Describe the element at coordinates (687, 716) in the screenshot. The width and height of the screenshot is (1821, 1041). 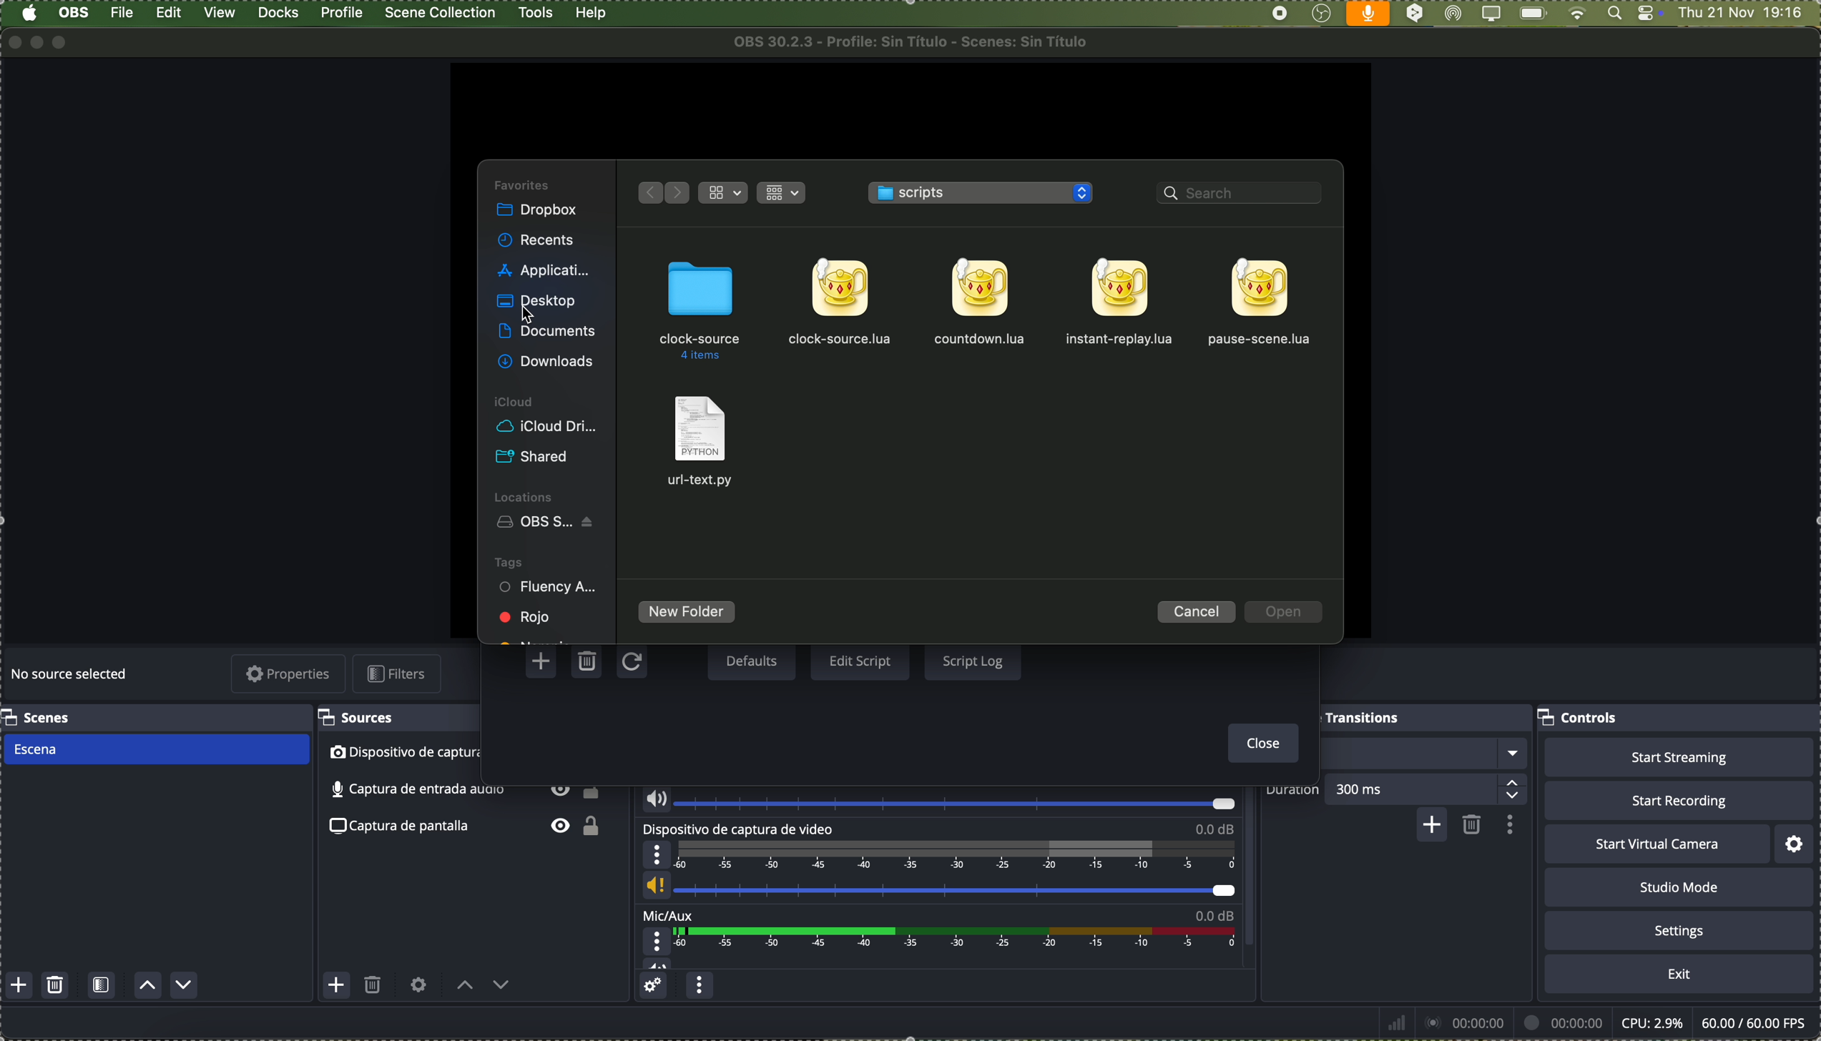
I see `audio mixer` at that location.